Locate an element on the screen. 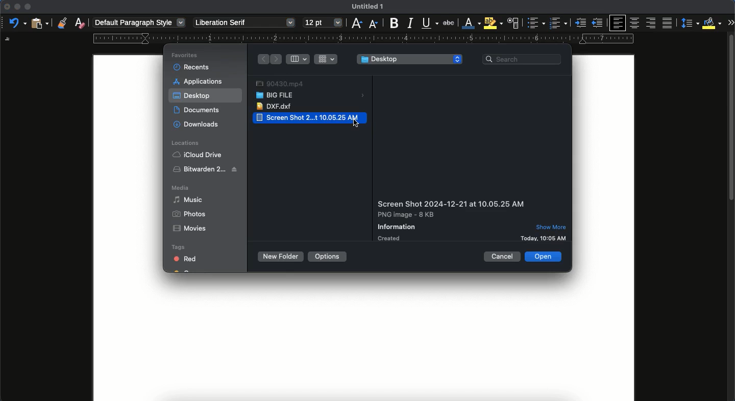 The height and width of the screenshot is (401, 735). expand is located at coordinates (728, 22).